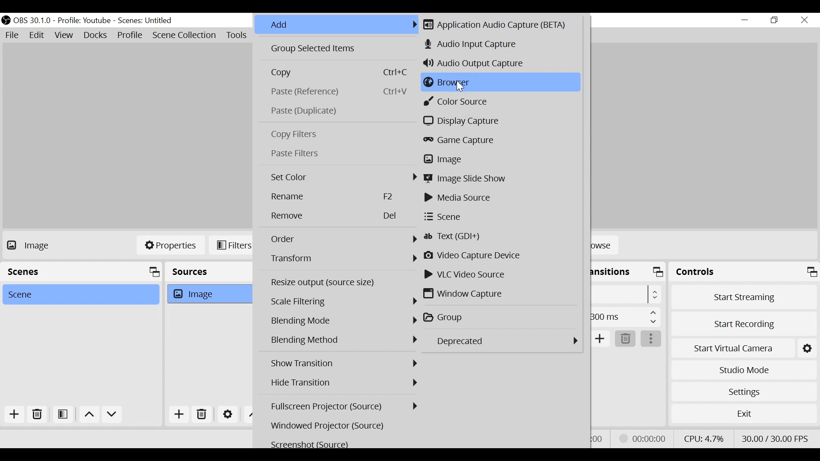 This screenshot has width=820, height=461. I want to click on Start Recording, so click(743, 324).